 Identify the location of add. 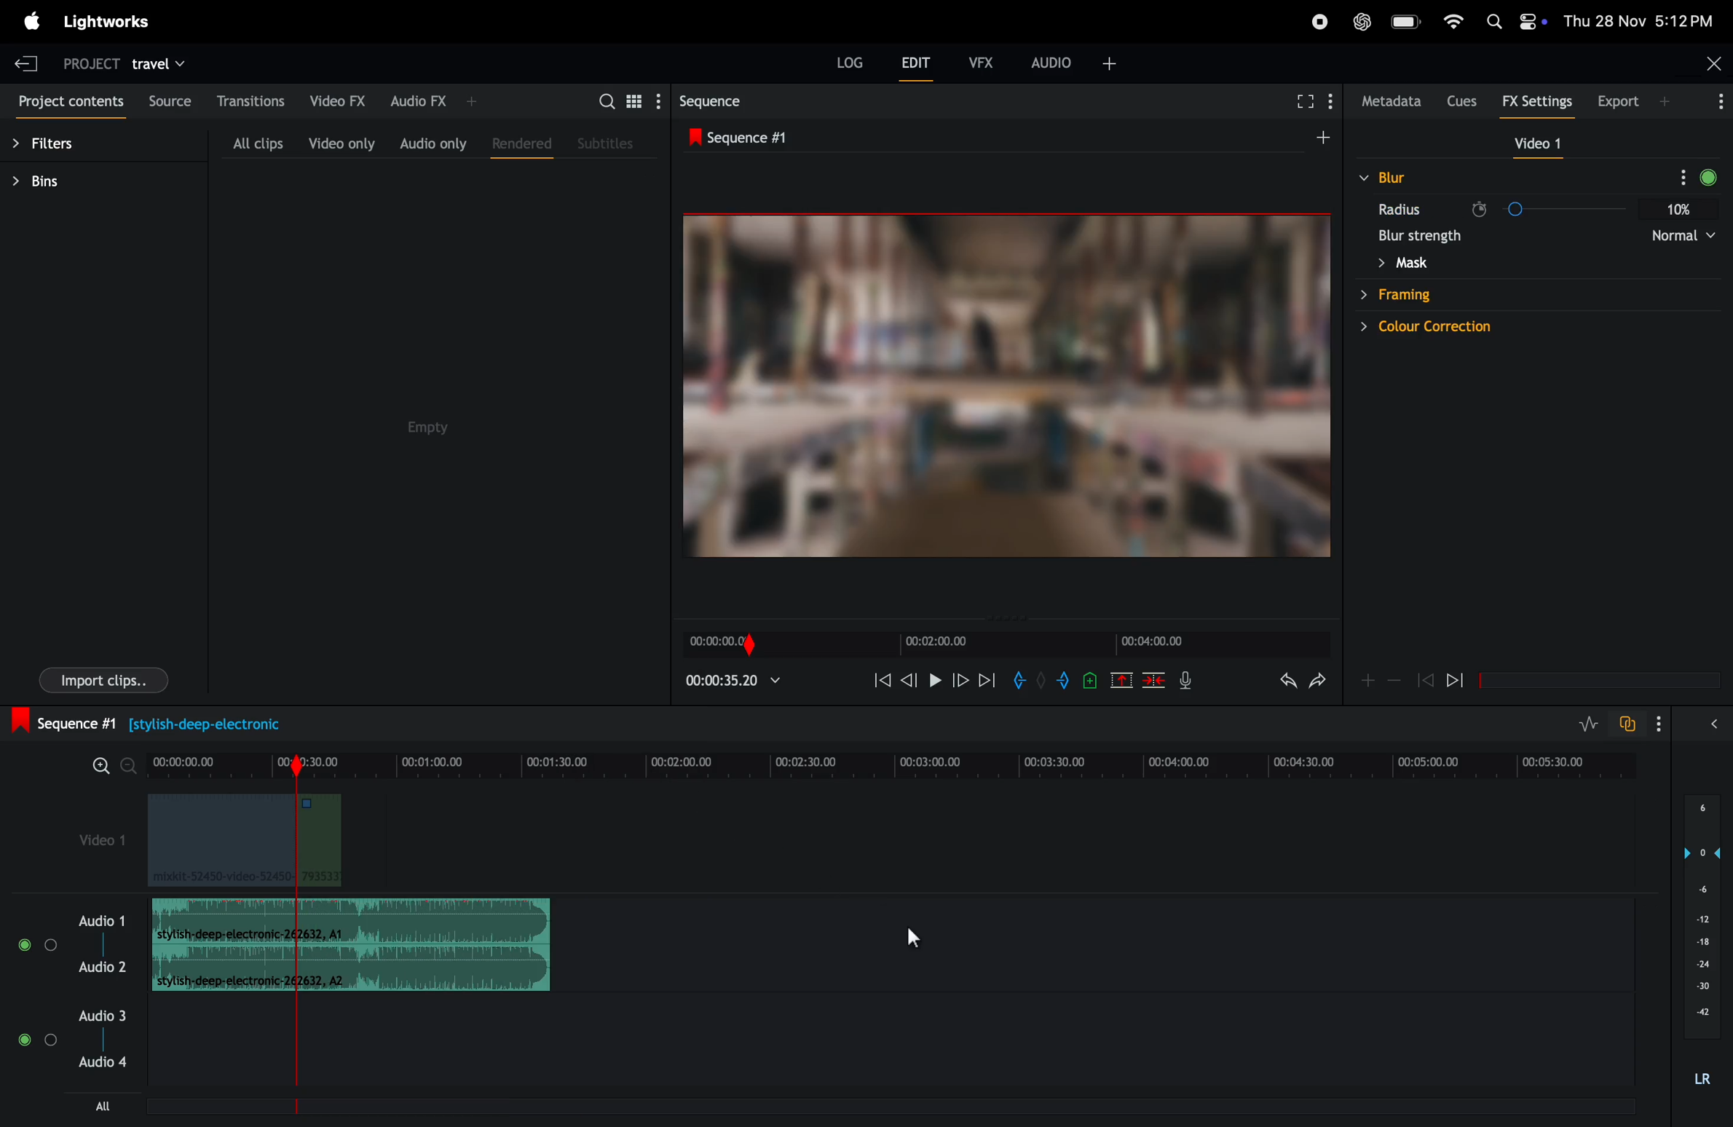
(1313, 142).